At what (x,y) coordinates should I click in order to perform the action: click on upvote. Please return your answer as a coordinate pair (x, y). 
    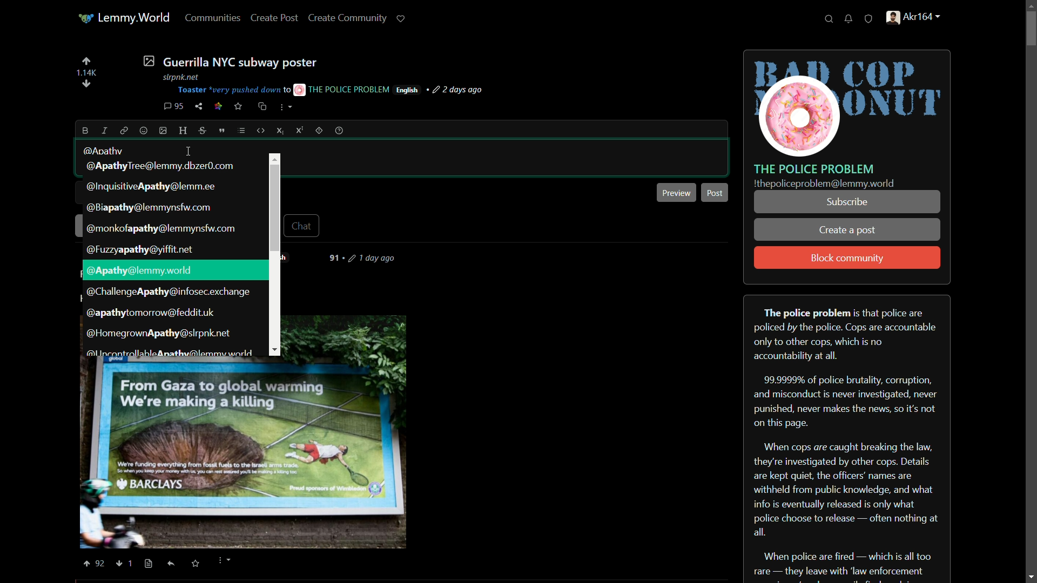
    Looking at the image, I should click on (86, 61).